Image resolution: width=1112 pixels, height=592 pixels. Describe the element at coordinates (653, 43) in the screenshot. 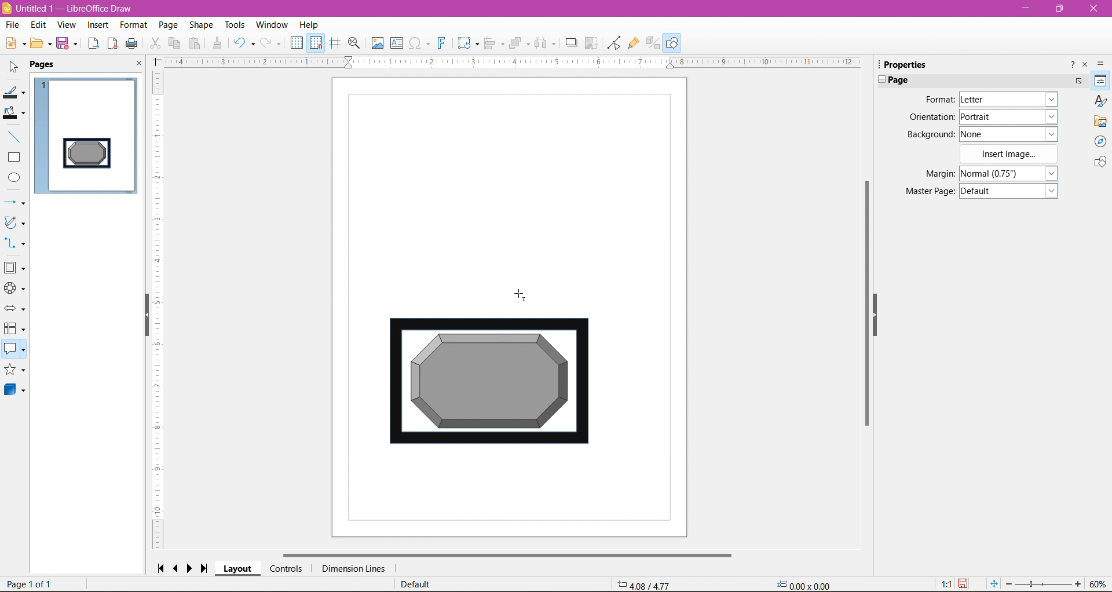

I see `Toggle Extrusion` at that location.